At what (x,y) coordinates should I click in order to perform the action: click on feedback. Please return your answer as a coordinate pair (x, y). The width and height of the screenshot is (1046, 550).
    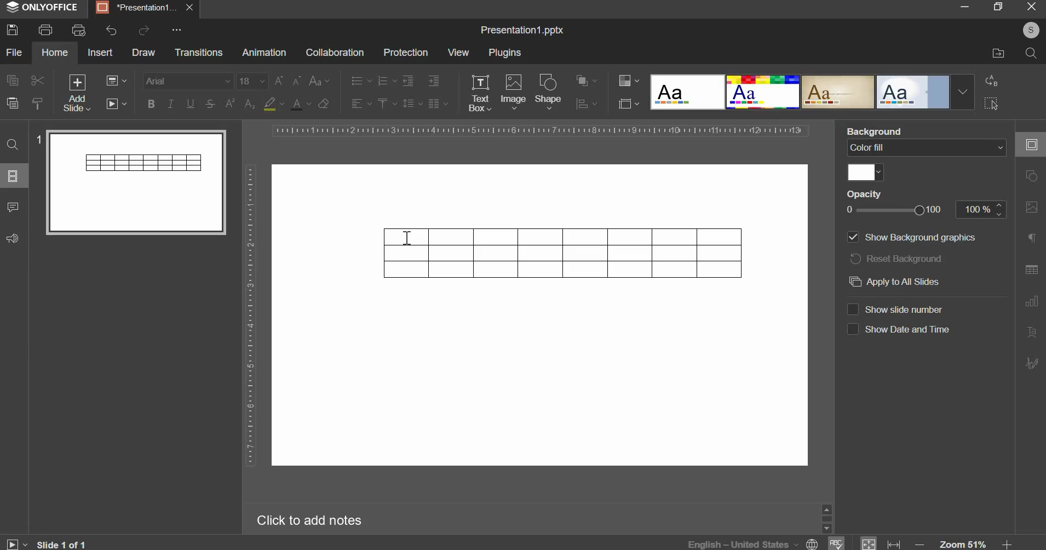
    Looking at the image, I should click on (11, 239).